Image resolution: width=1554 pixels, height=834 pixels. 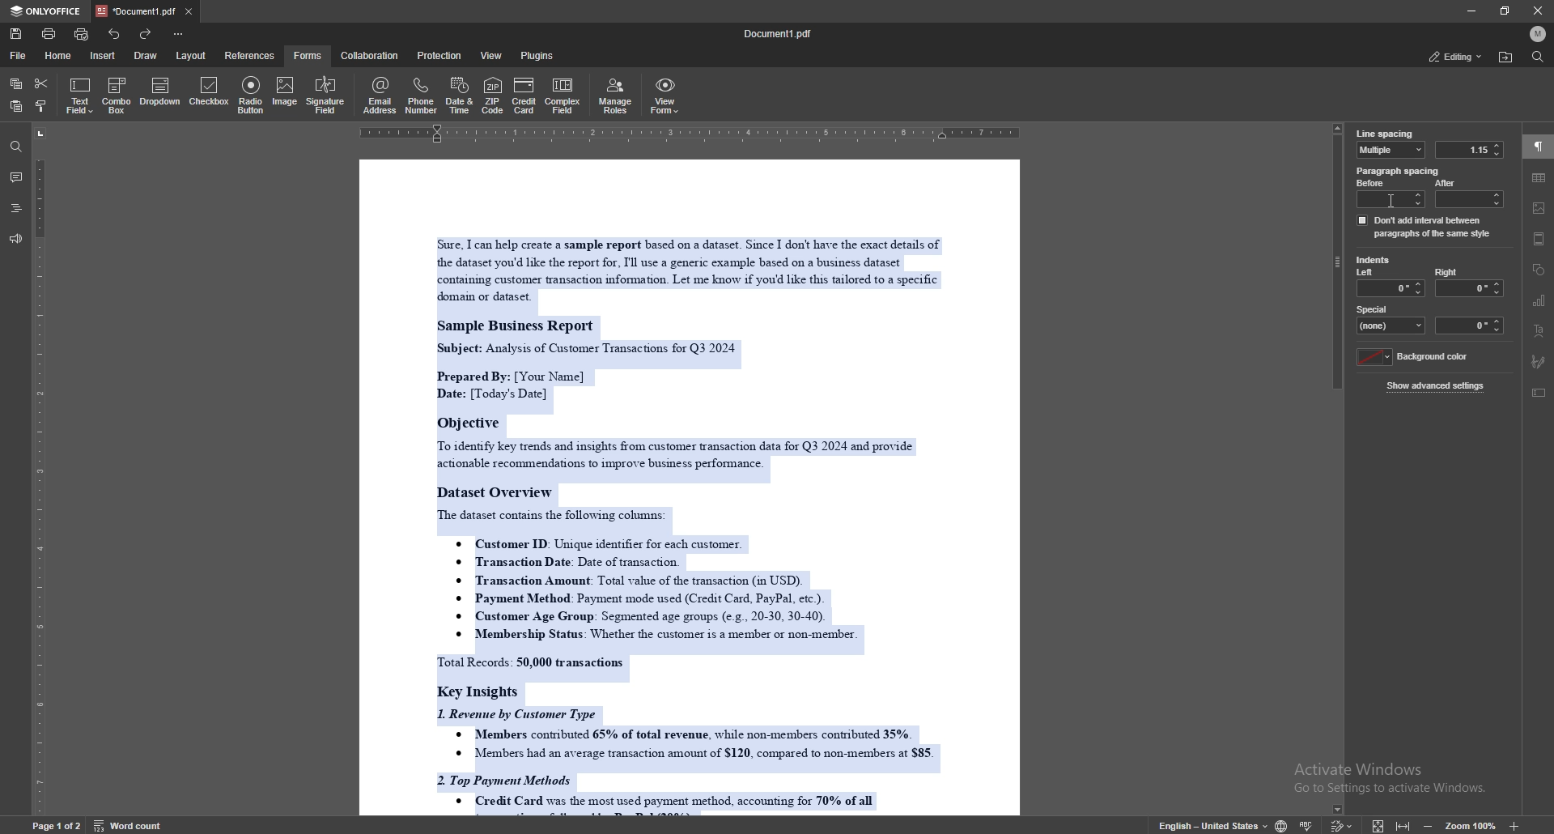 What do you see at coordinates (1403, 822) in the screenshot?
I see `fit to width` at bounding box center [1403, 822].